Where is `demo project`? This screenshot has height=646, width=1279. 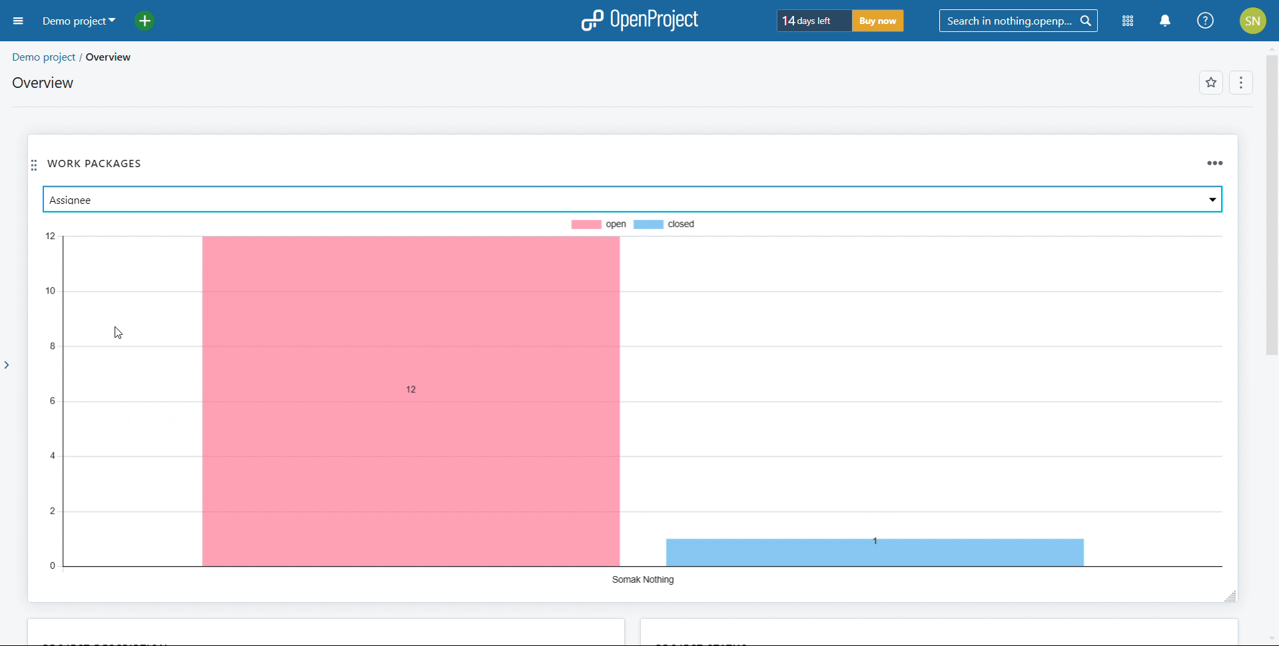
demo project is located at coordinates (43, 57).